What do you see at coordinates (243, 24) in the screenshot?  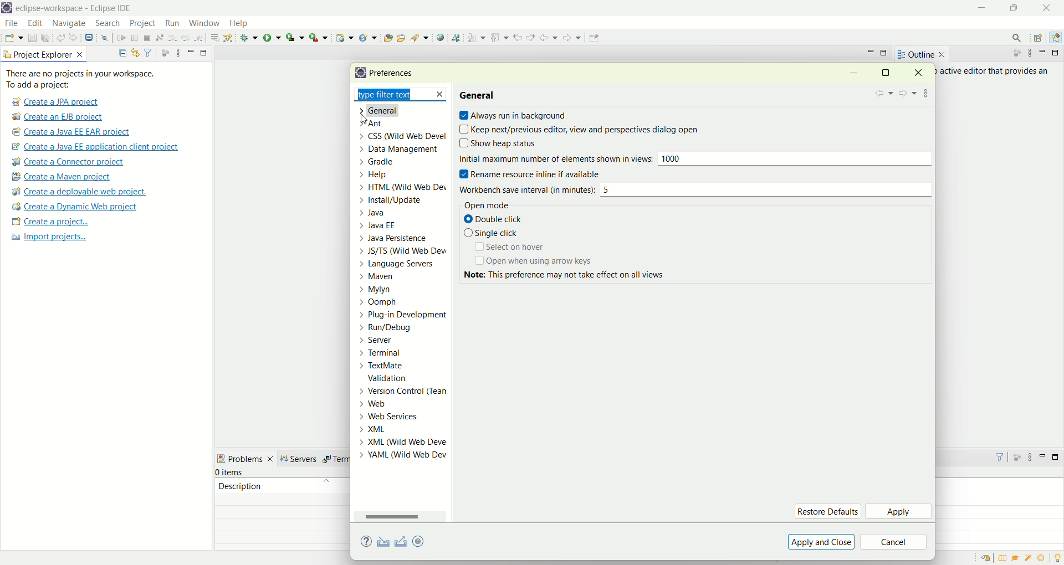 I see `help` at bounding box center [243, 24].